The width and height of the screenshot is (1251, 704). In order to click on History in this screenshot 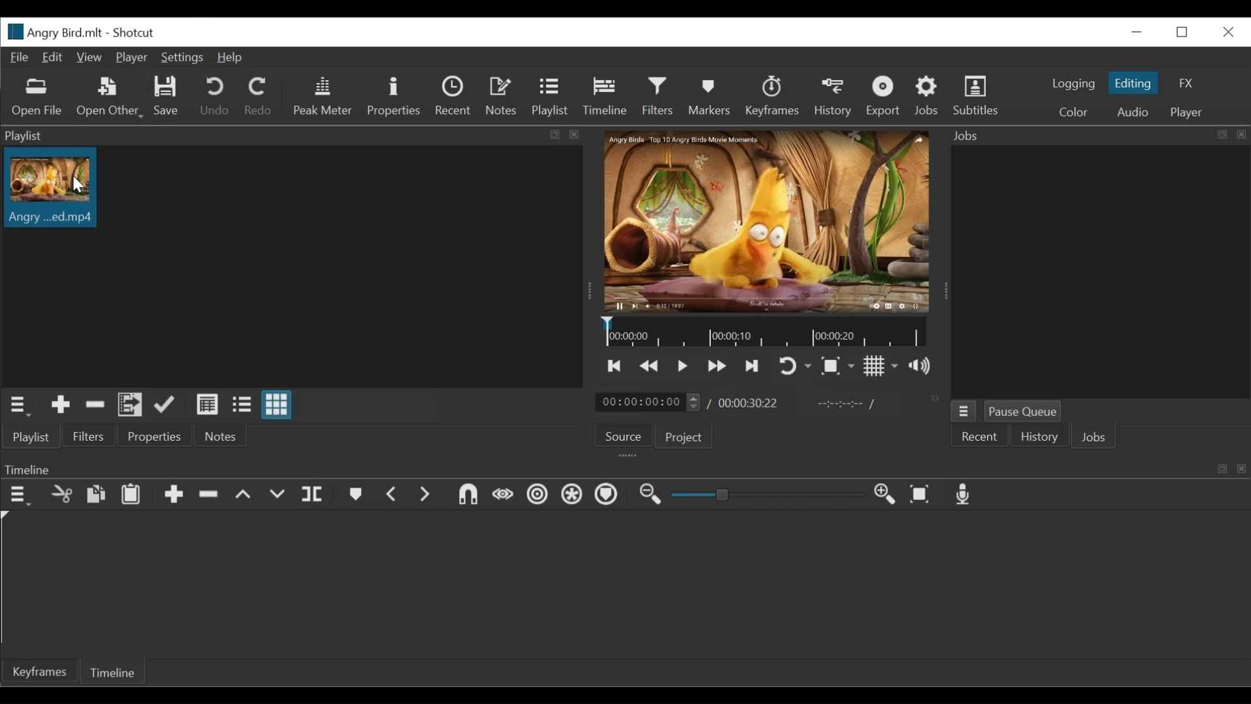, I will do `click(1037, 437)`.